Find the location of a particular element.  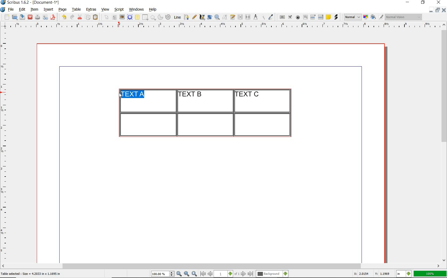

zoom to is located at coordinates (187, 274).